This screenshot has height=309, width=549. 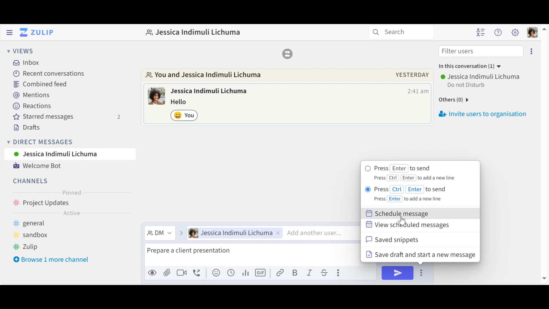 What do you see at coordinates (210, 92) in the screenshot?
I see `View user card` at bounding box center [210, 92].